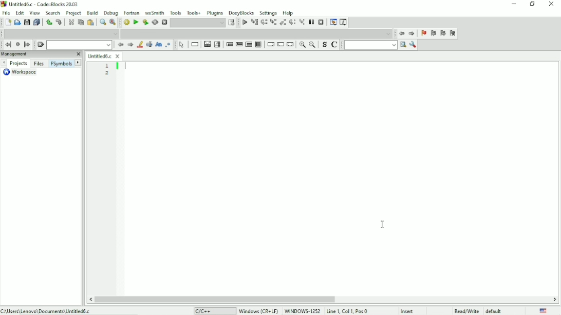 The image size is (561, 315). Describe the element at coordinates (289, 12) in the screenshot. I see `Help` at that location.